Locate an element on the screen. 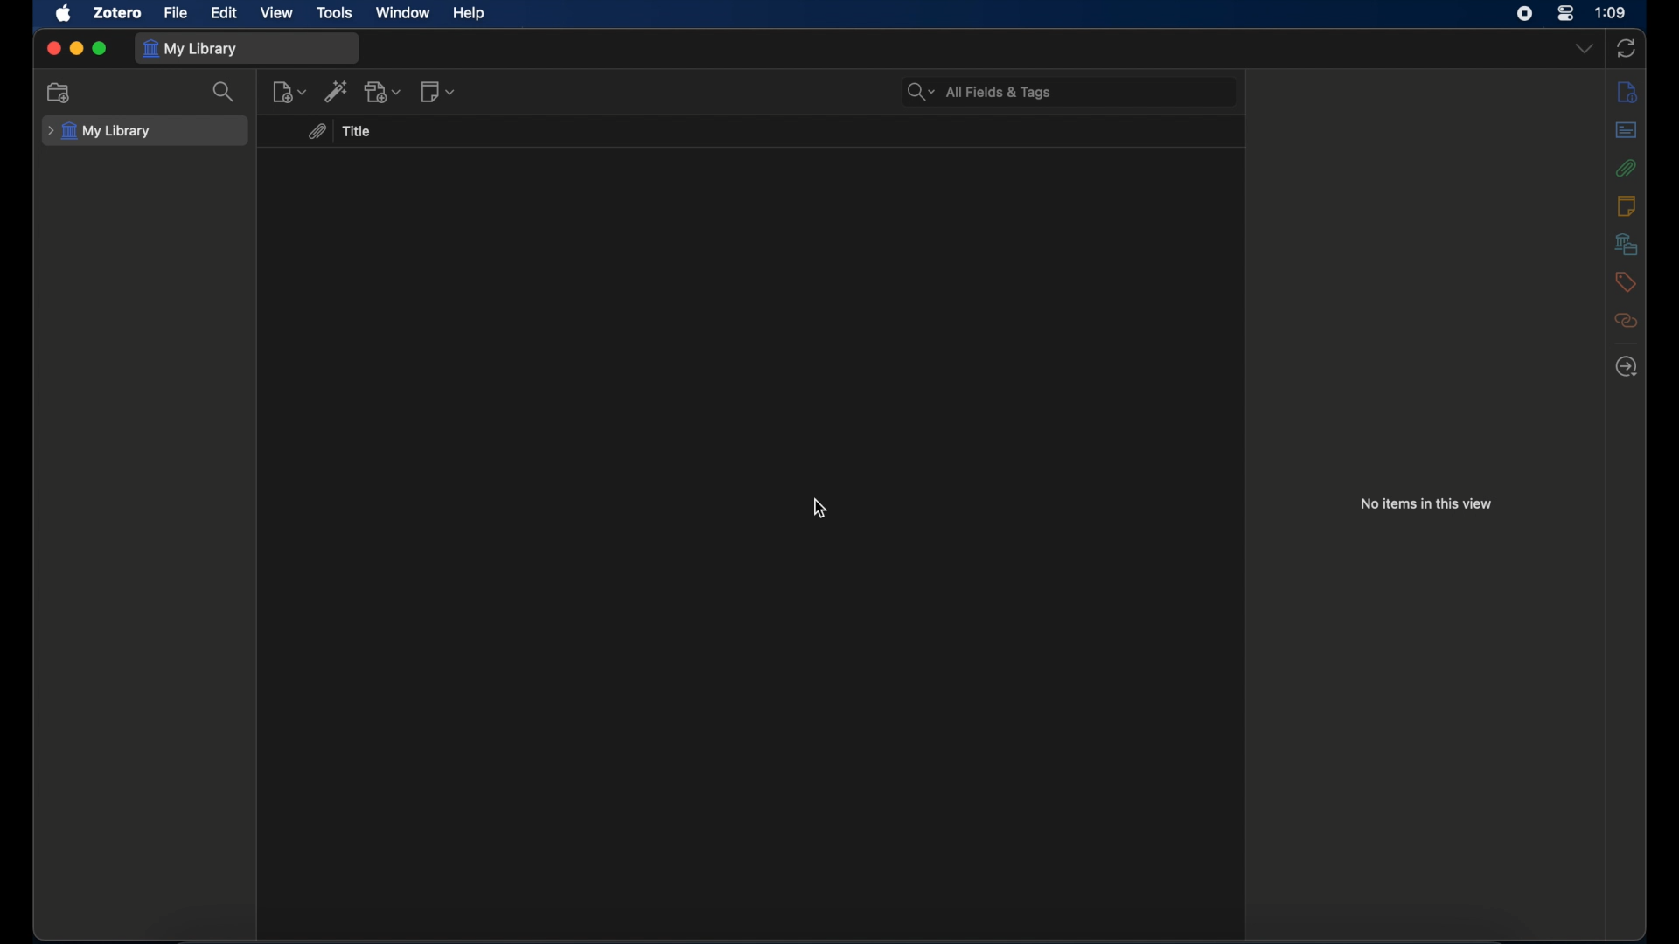  related is located at coordinates (1626, 320).